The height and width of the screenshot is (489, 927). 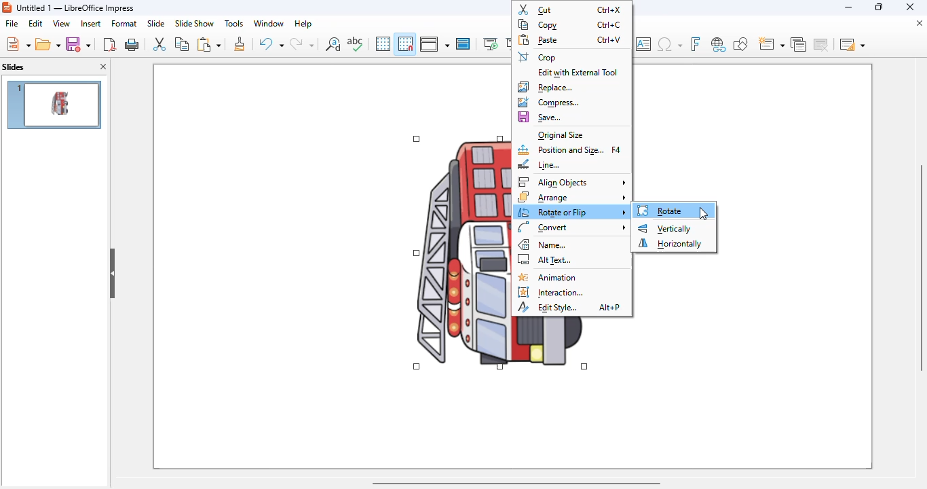 I want to click on interaction, so click(x=551, y=292).